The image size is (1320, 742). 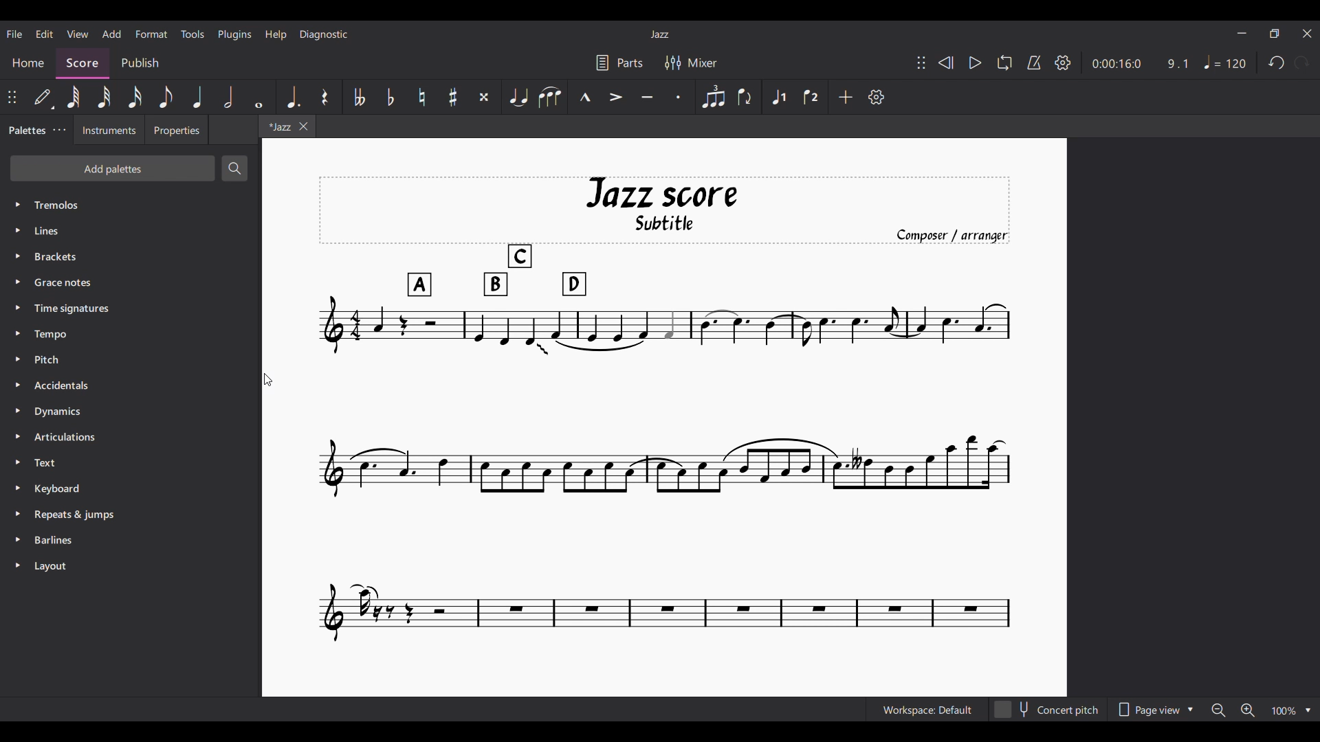 What do you see at coordinates (228, 97) in the screenshot?
I see `Half note` at bounding box center [228, 97].